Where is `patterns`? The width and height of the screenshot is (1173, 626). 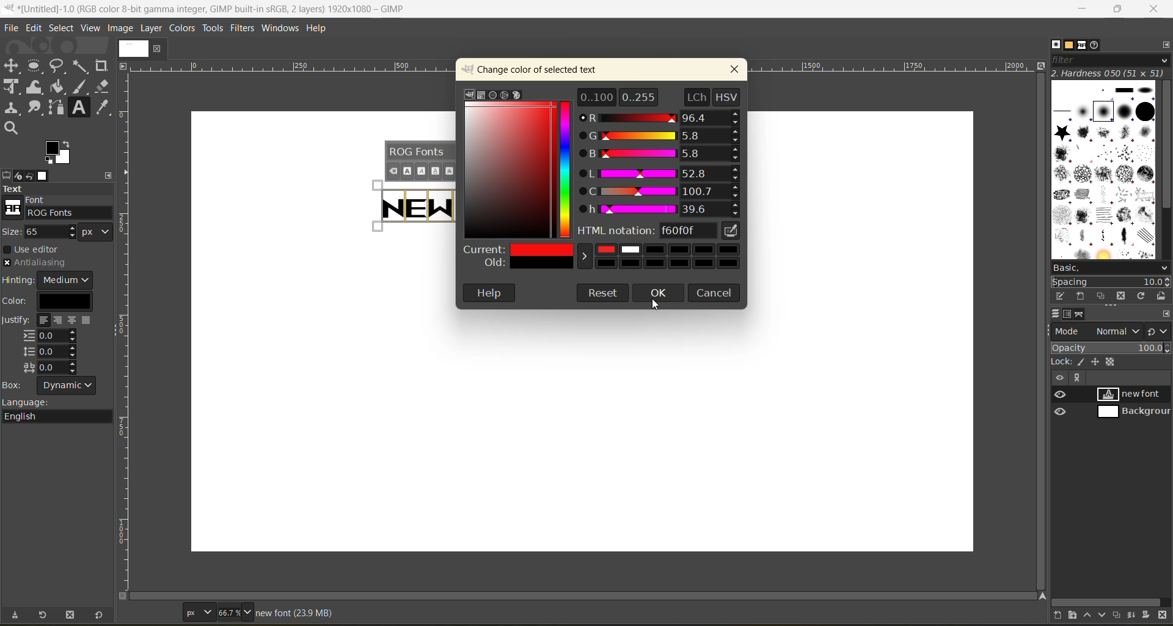
patterns is located at coordinates (1069, 45).